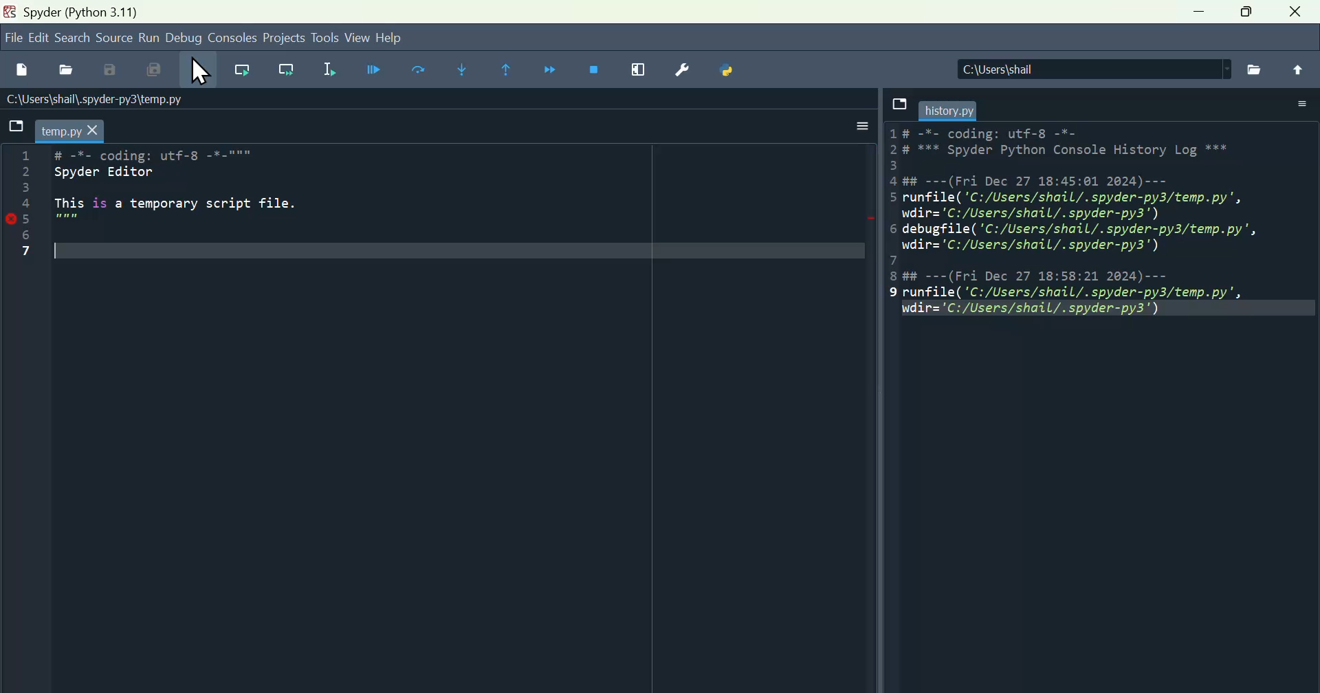 The width and height of the screenshot is (1320, 693). What do you see at coordinates (644, 71) in the screenshot?
I see `Maximise current window` at bounding box center [644, 71].